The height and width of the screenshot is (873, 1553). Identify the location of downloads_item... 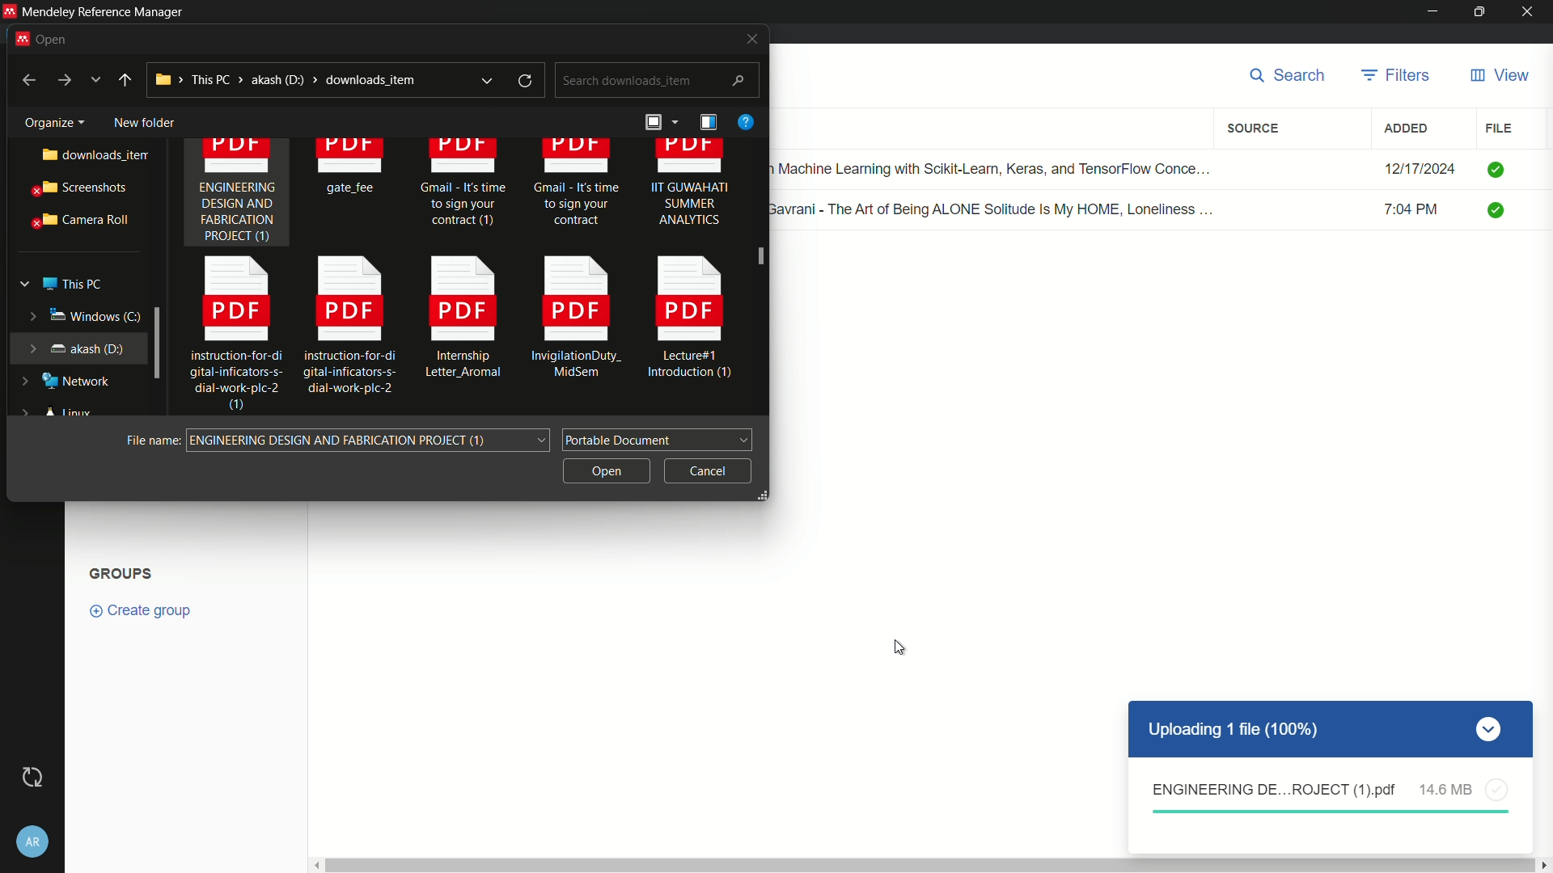
(83, 155).